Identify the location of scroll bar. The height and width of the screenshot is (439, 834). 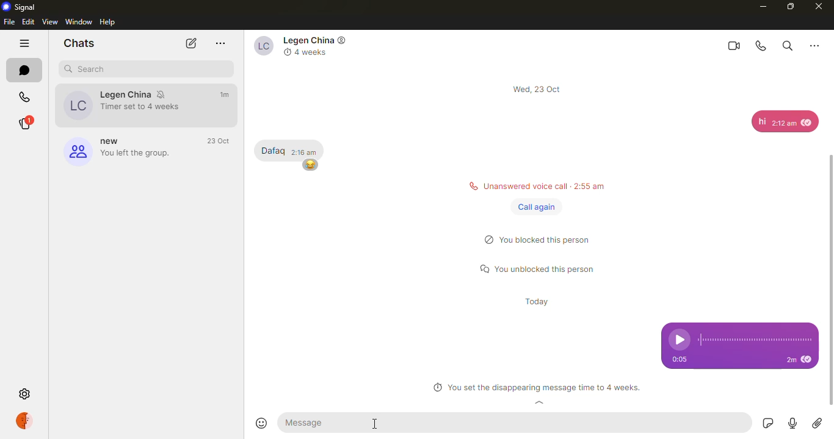
(833, 266).